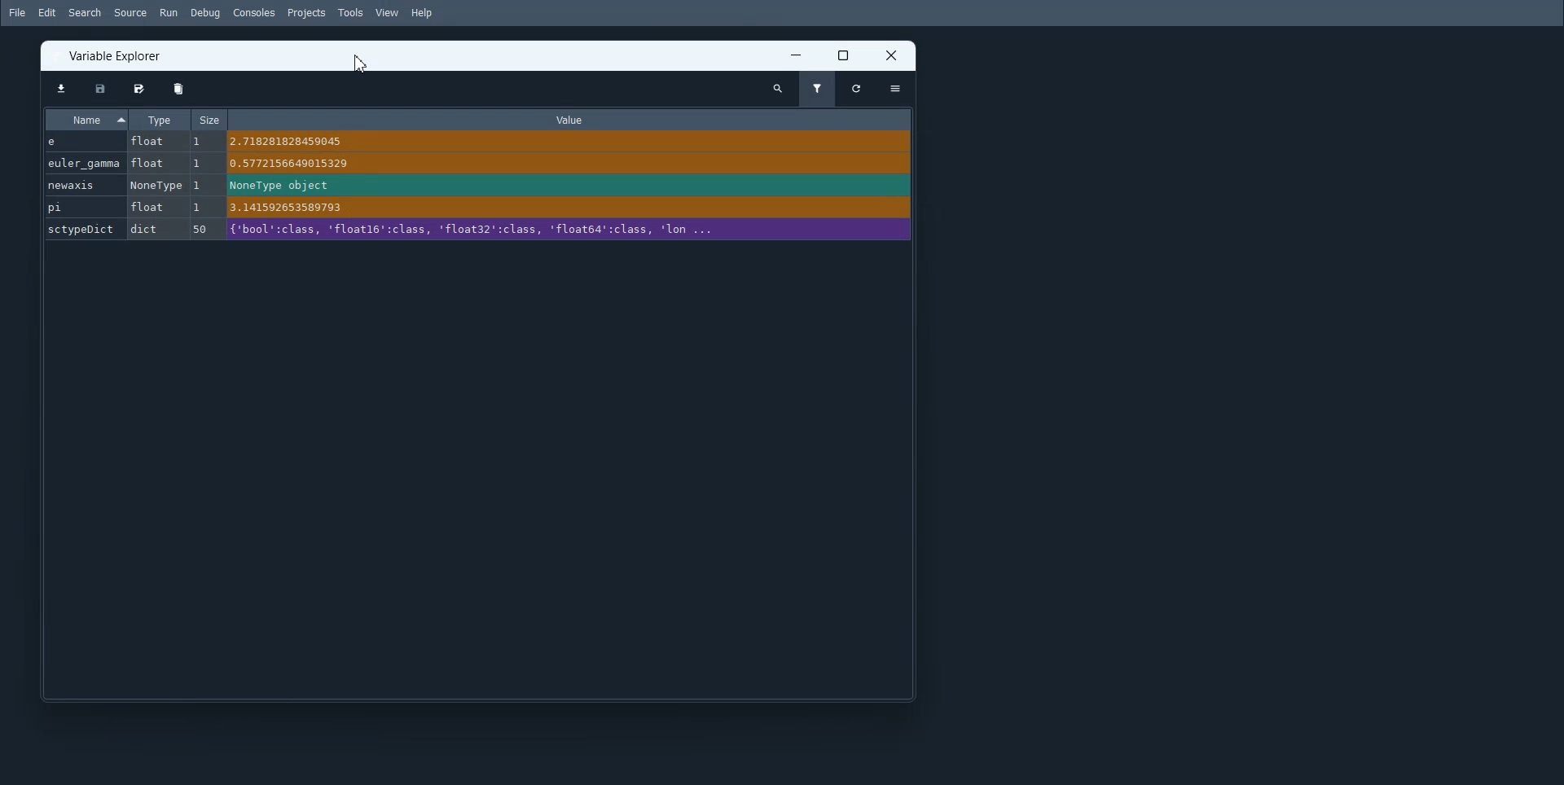 This screenshot has width=1564, height=785. Describe the element at coordinates (846, 55) in the screenshot. I see `Maximize` at that location.